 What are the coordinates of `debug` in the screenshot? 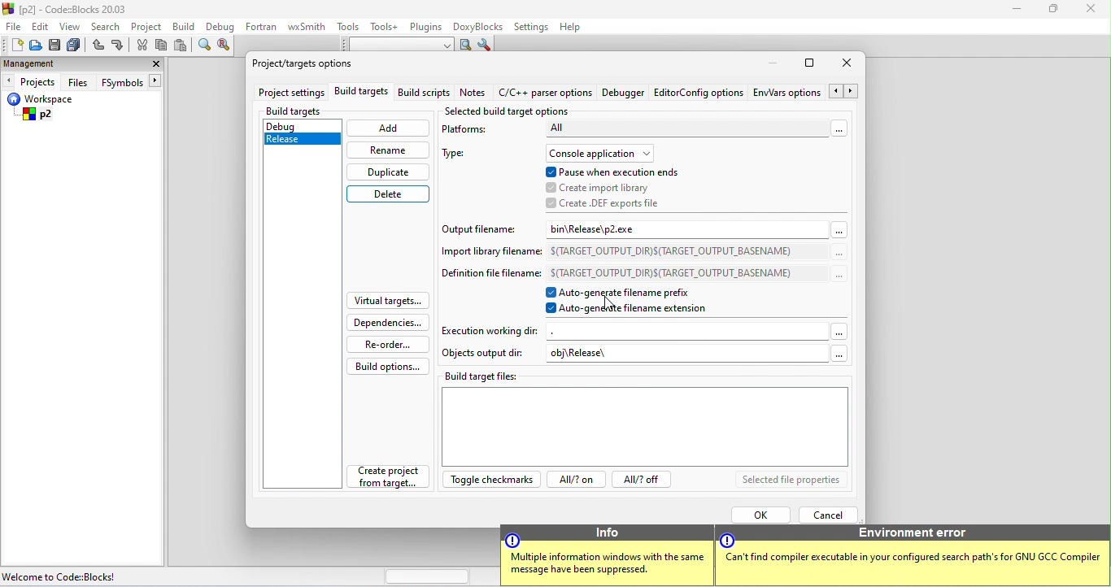 It's located at (297, 124).